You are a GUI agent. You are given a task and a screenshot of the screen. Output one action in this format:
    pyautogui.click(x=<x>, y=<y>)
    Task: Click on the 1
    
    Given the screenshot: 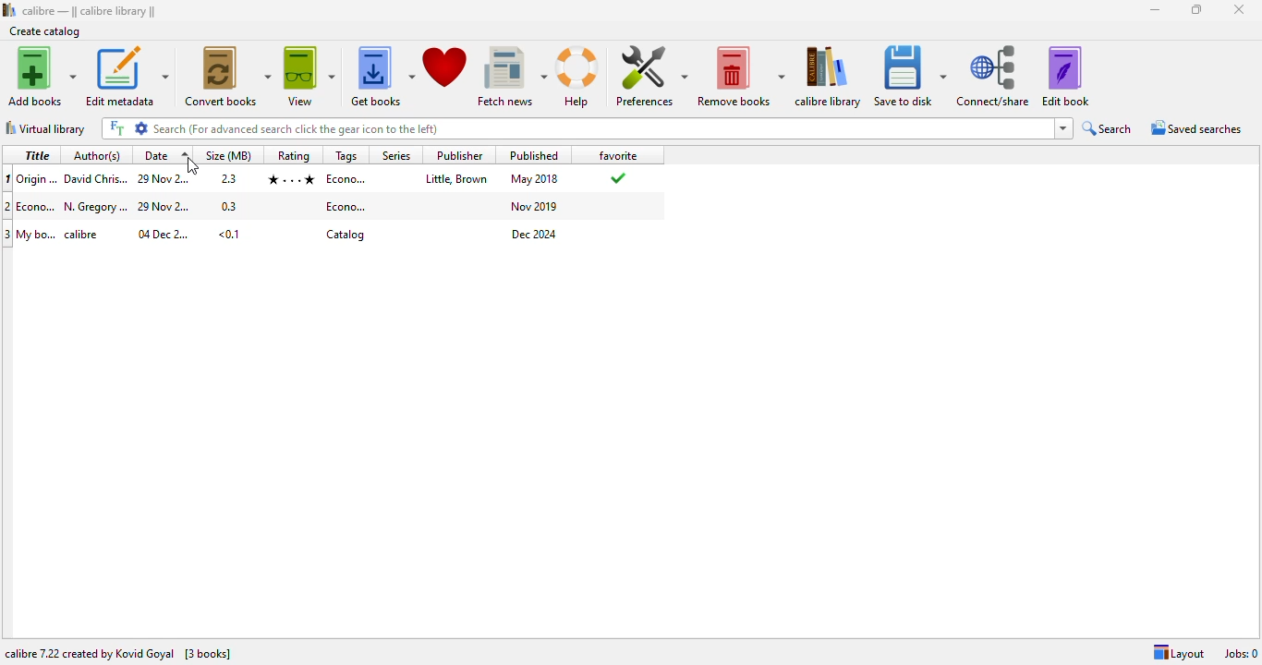 What is the action you would take?
    pyautogui.click(x=8, y=177)
    